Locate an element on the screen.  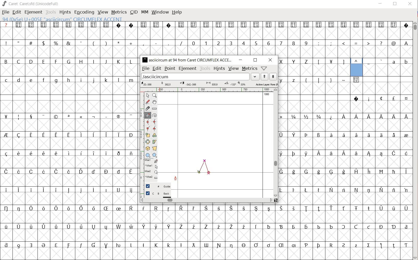
HINTS is located at coordinates (65, 12).